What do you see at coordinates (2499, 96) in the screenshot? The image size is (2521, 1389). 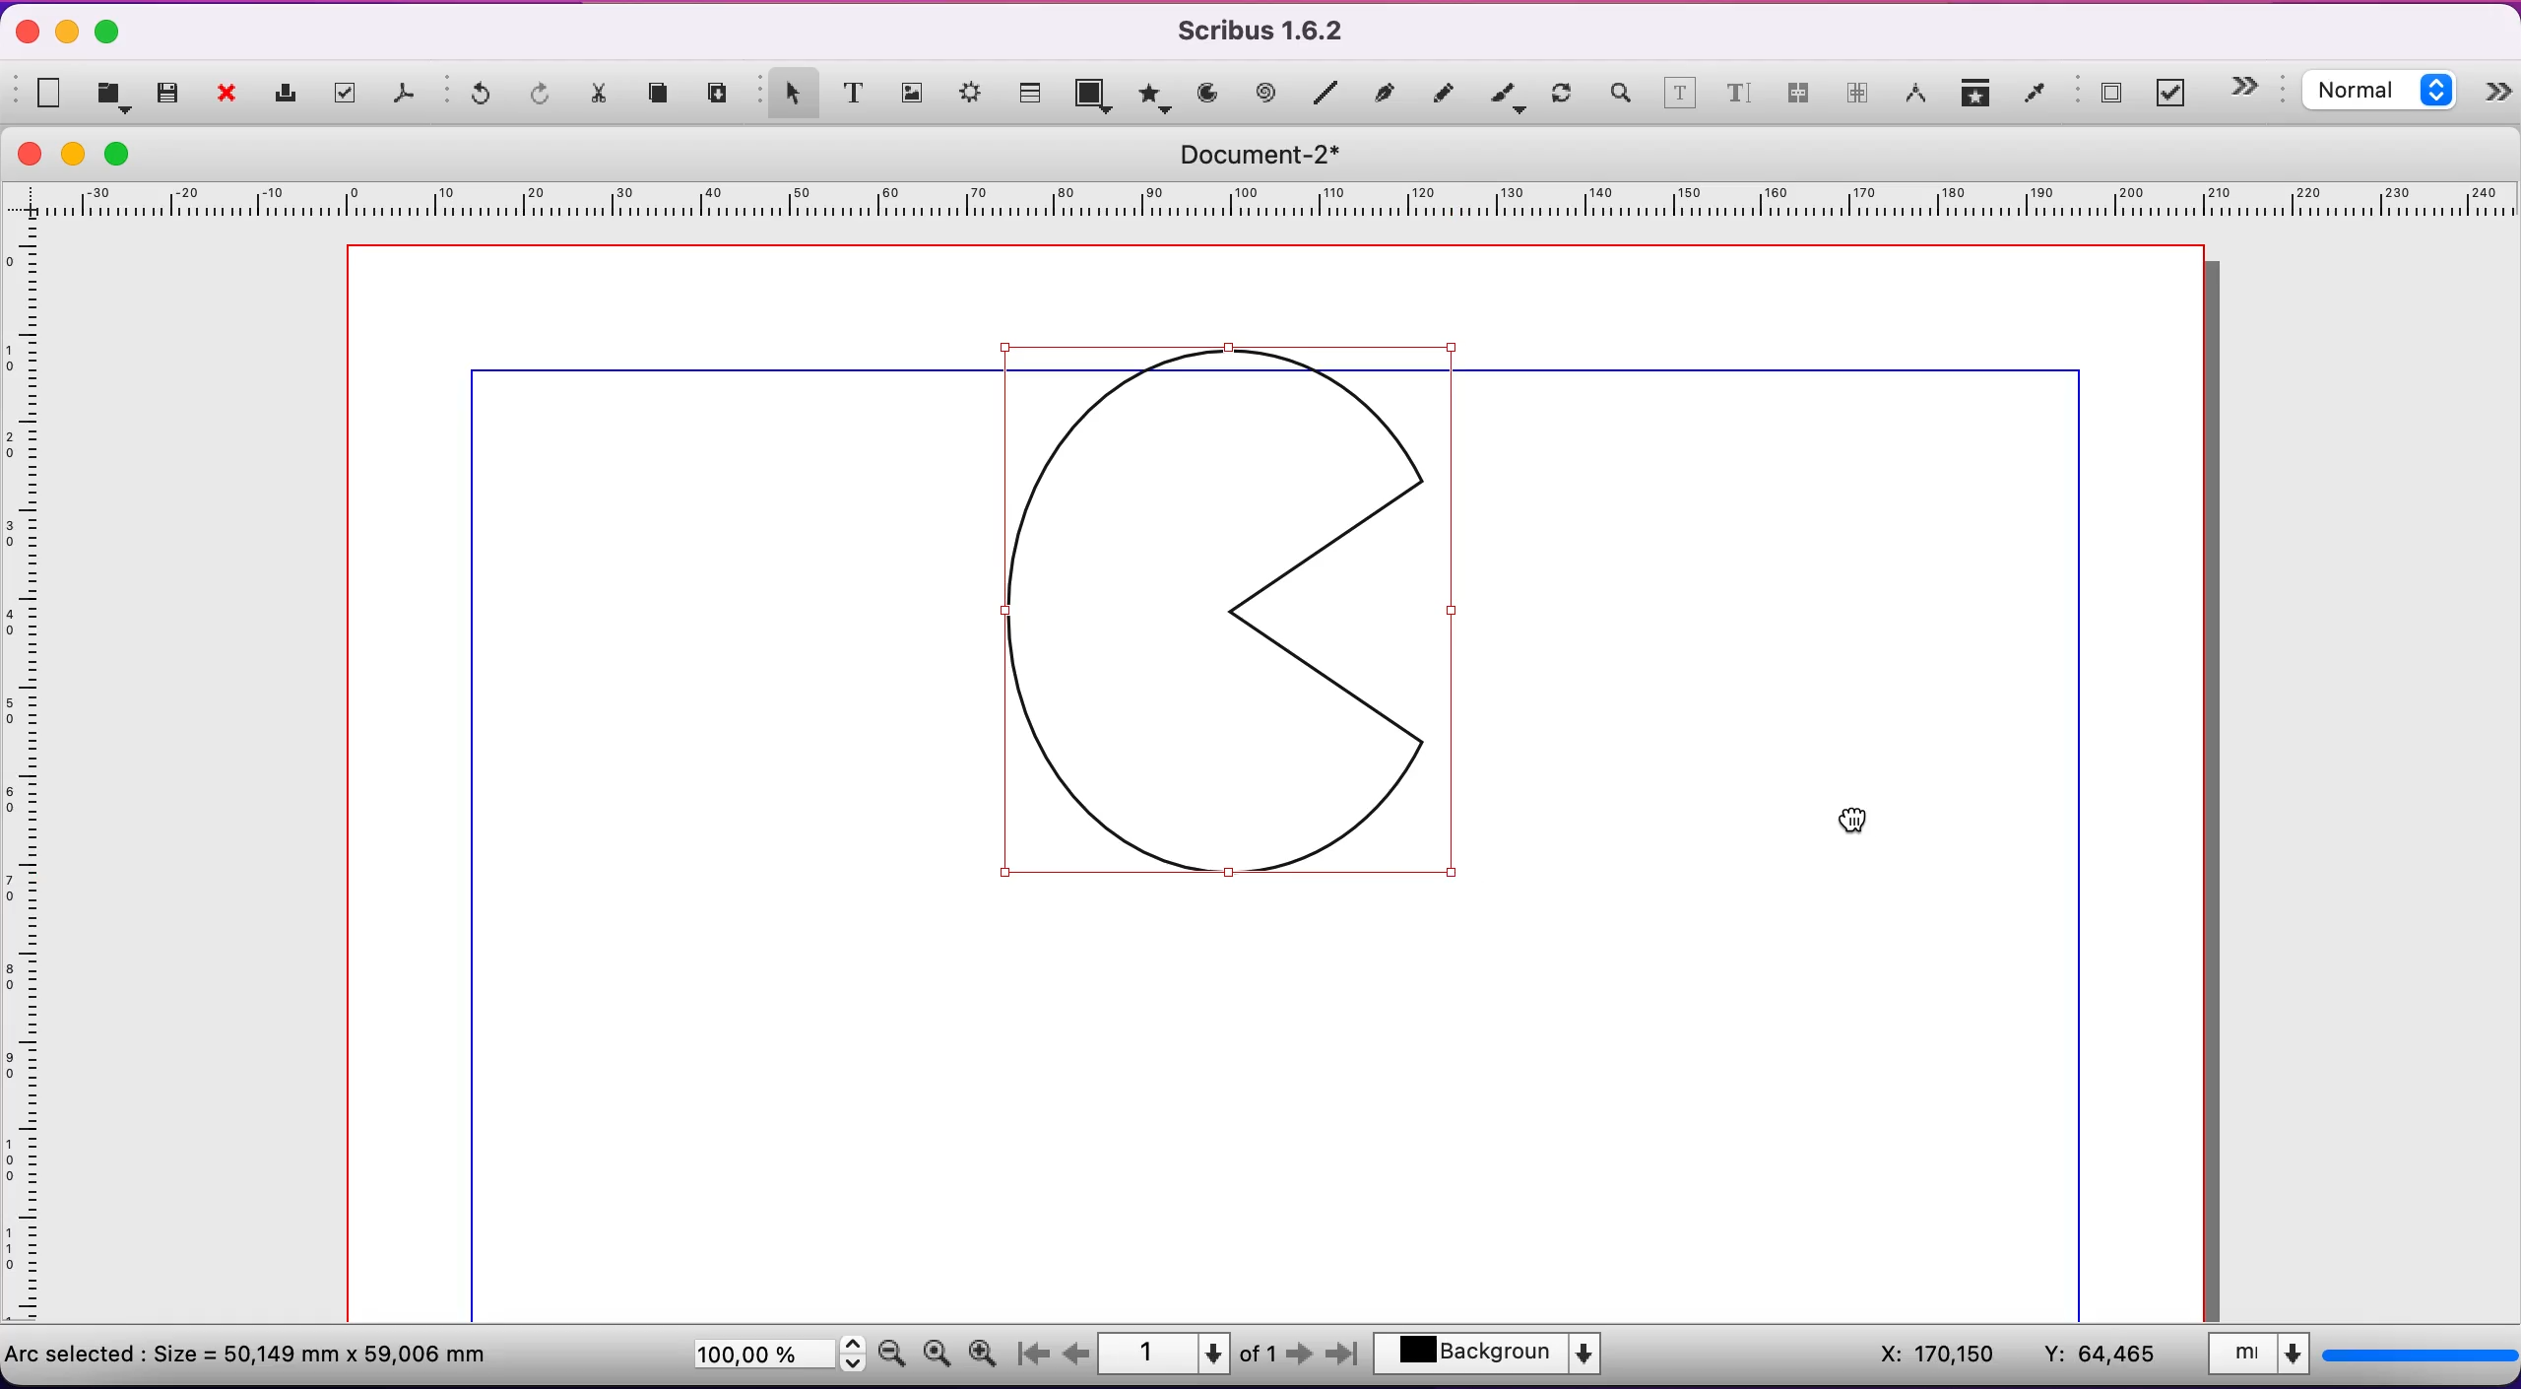 I see `hide/show panel` at bounding box center [2499, 96].